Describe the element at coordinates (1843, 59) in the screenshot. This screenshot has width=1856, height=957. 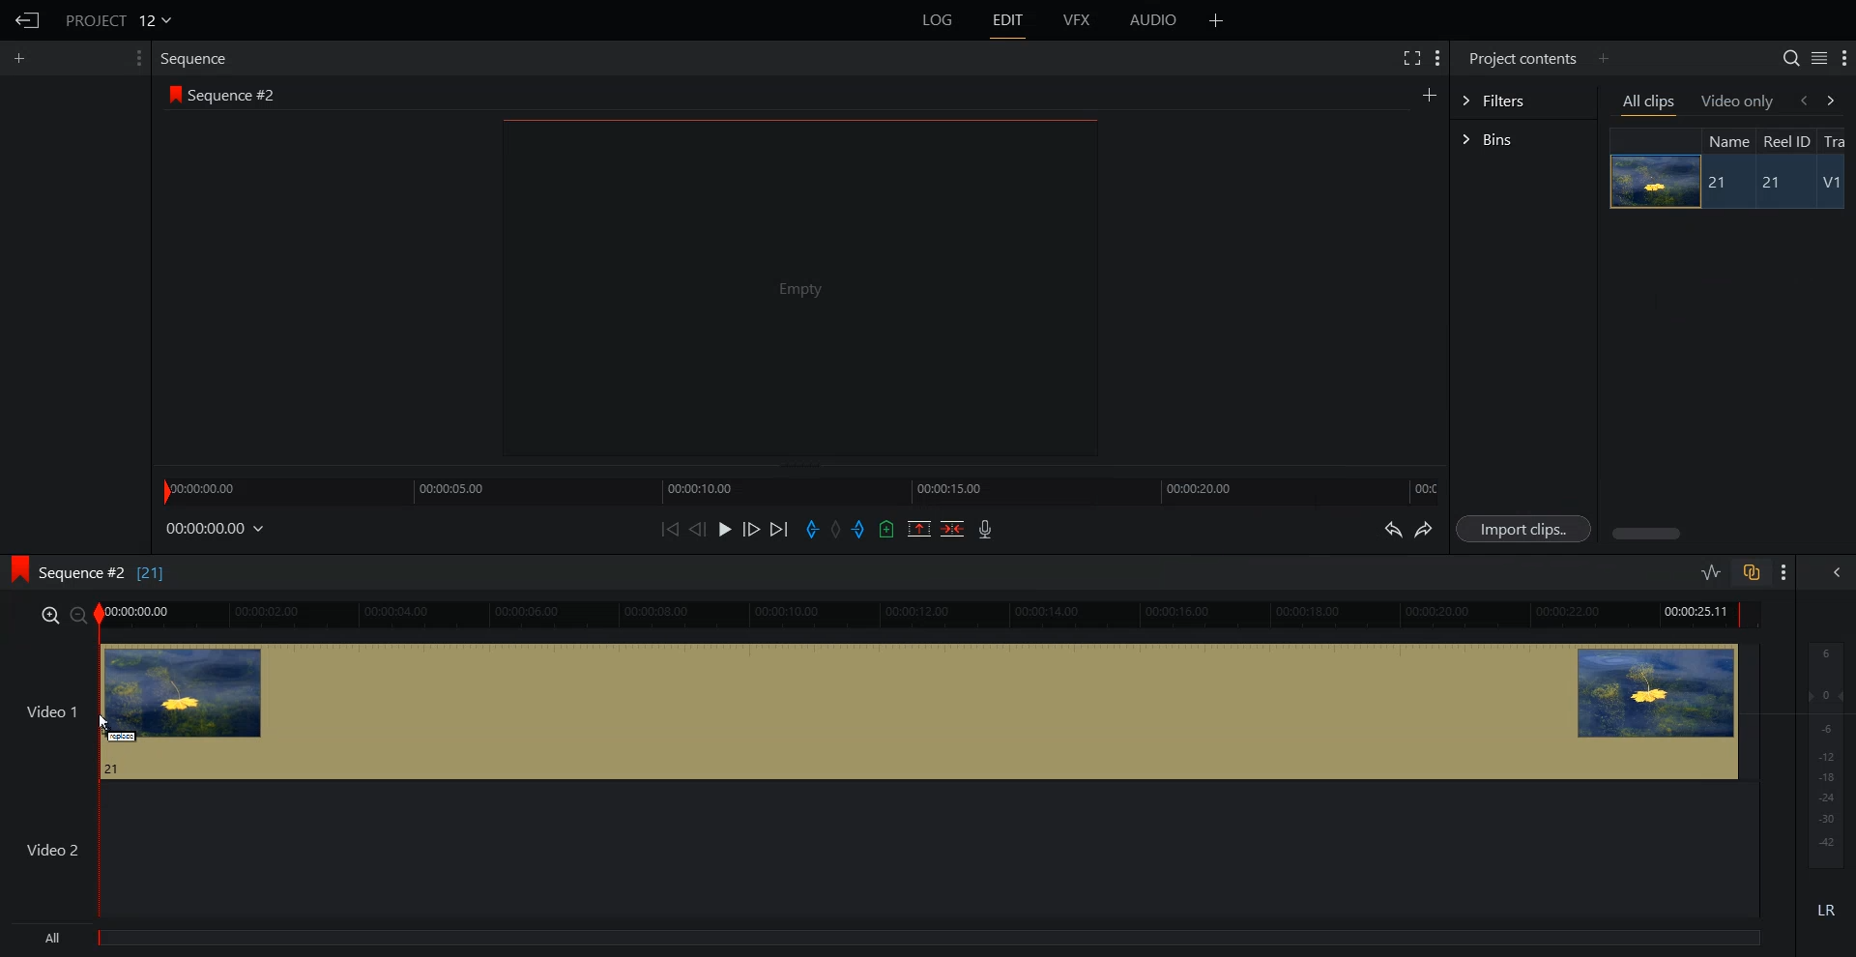
I see `Show Setting Menu` at that location.